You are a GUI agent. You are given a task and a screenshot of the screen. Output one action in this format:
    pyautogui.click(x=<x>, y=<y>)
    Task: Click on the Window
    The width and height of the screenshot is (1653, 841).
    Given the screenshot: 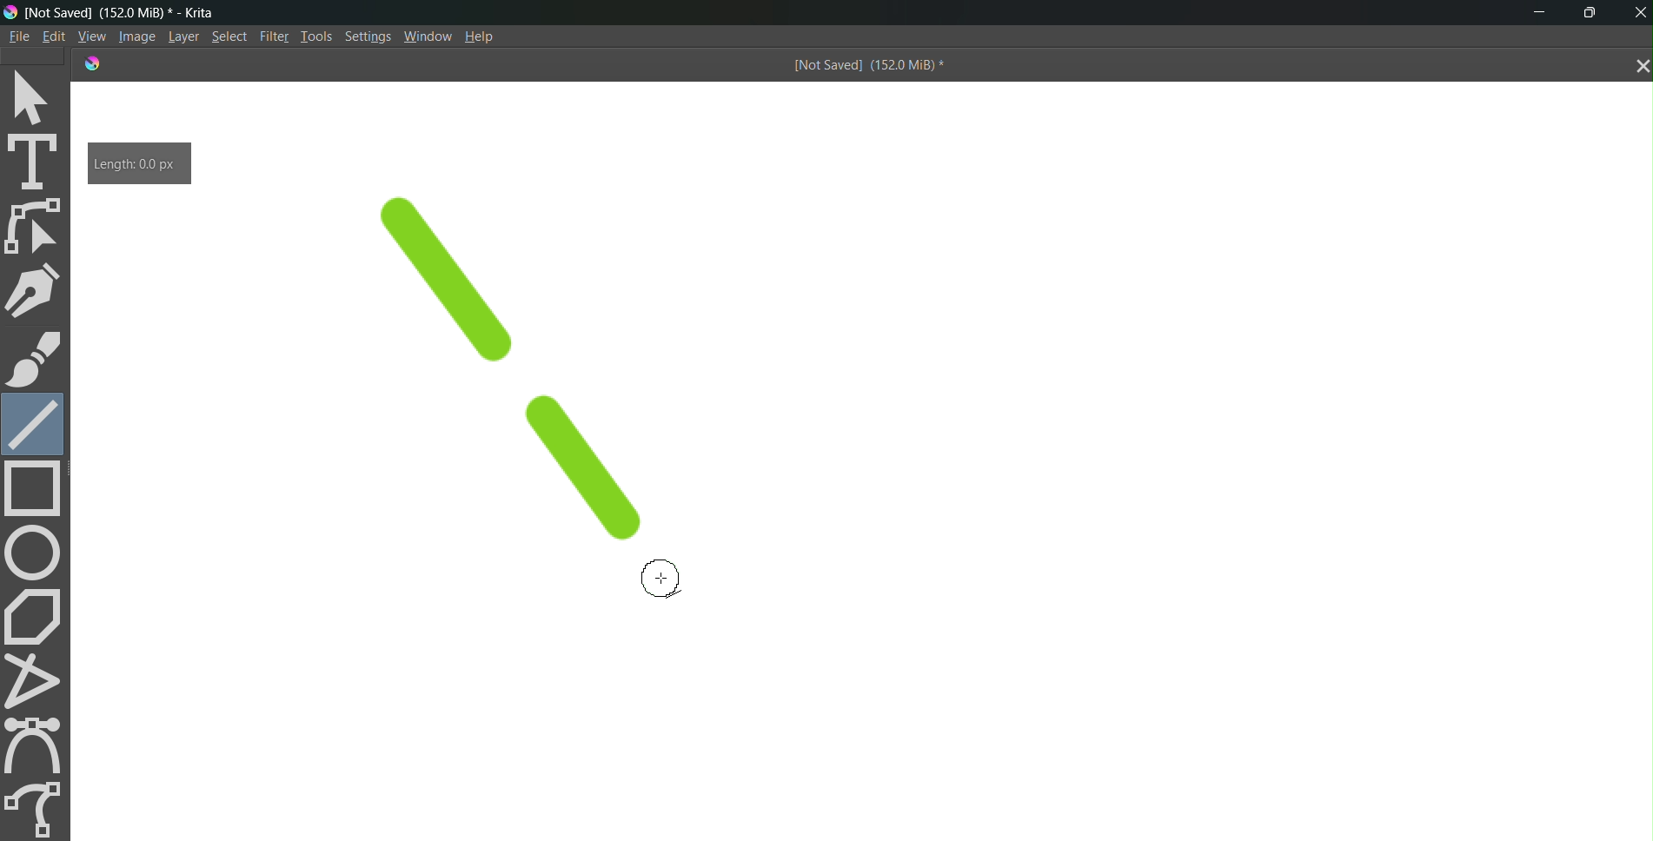 What is the action you would take?
    pyautogui.click(x=428, y=36)
    